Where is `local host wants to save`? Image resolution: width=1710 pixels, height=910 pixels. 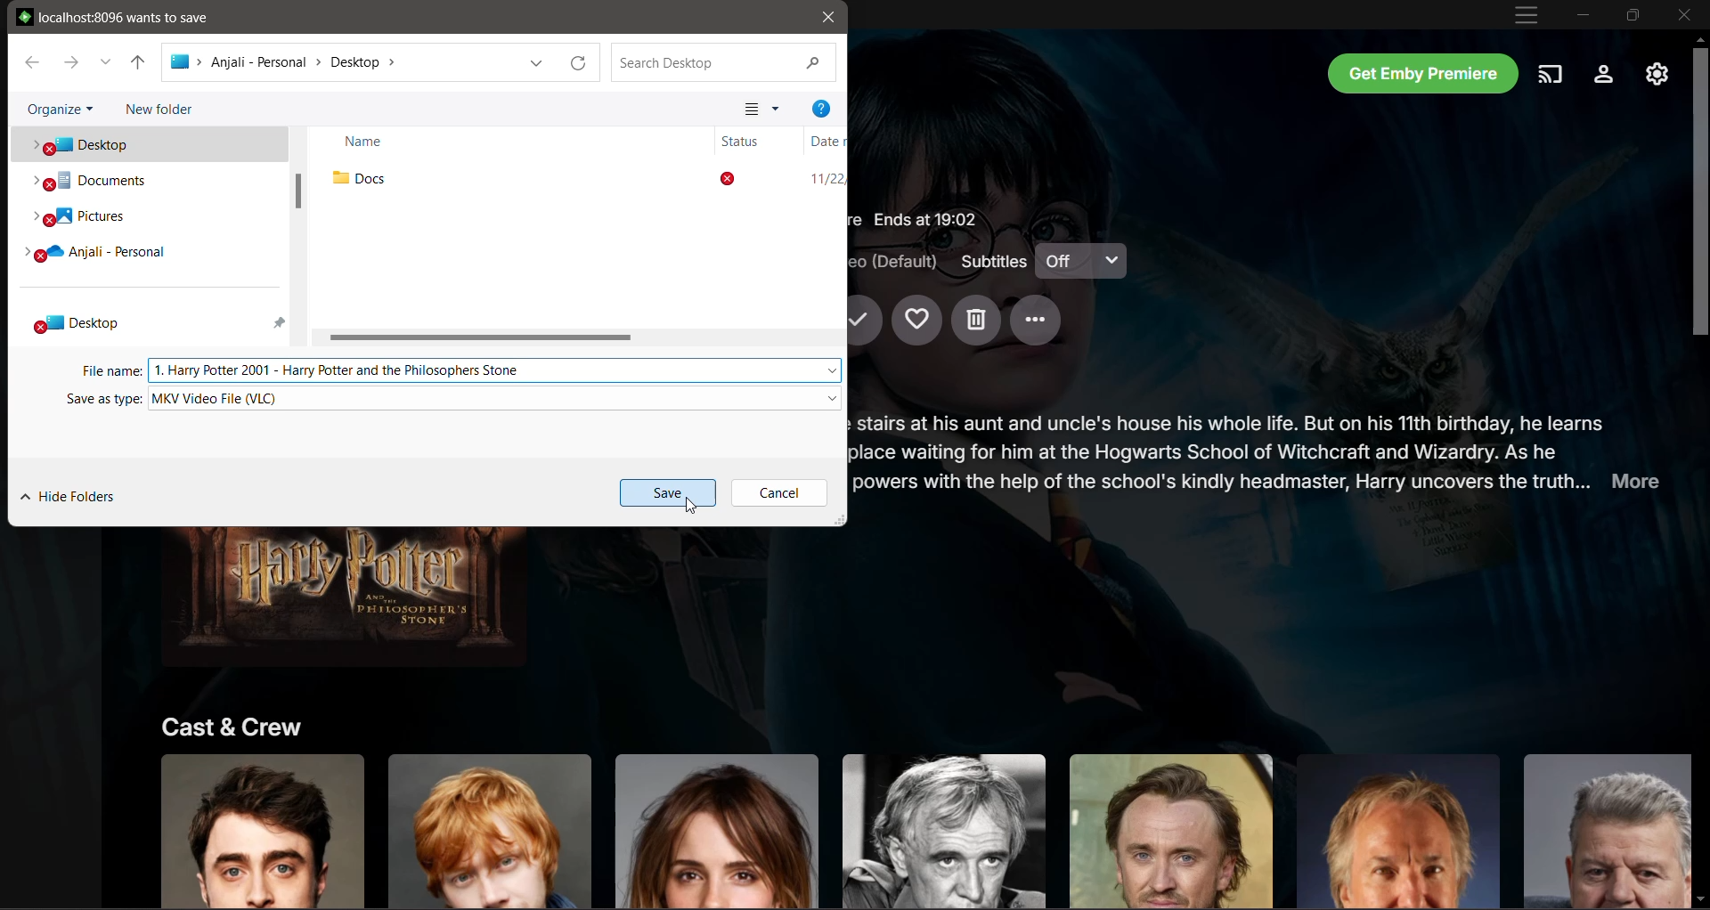 local host wants to save is located at coordinates (126, 17).